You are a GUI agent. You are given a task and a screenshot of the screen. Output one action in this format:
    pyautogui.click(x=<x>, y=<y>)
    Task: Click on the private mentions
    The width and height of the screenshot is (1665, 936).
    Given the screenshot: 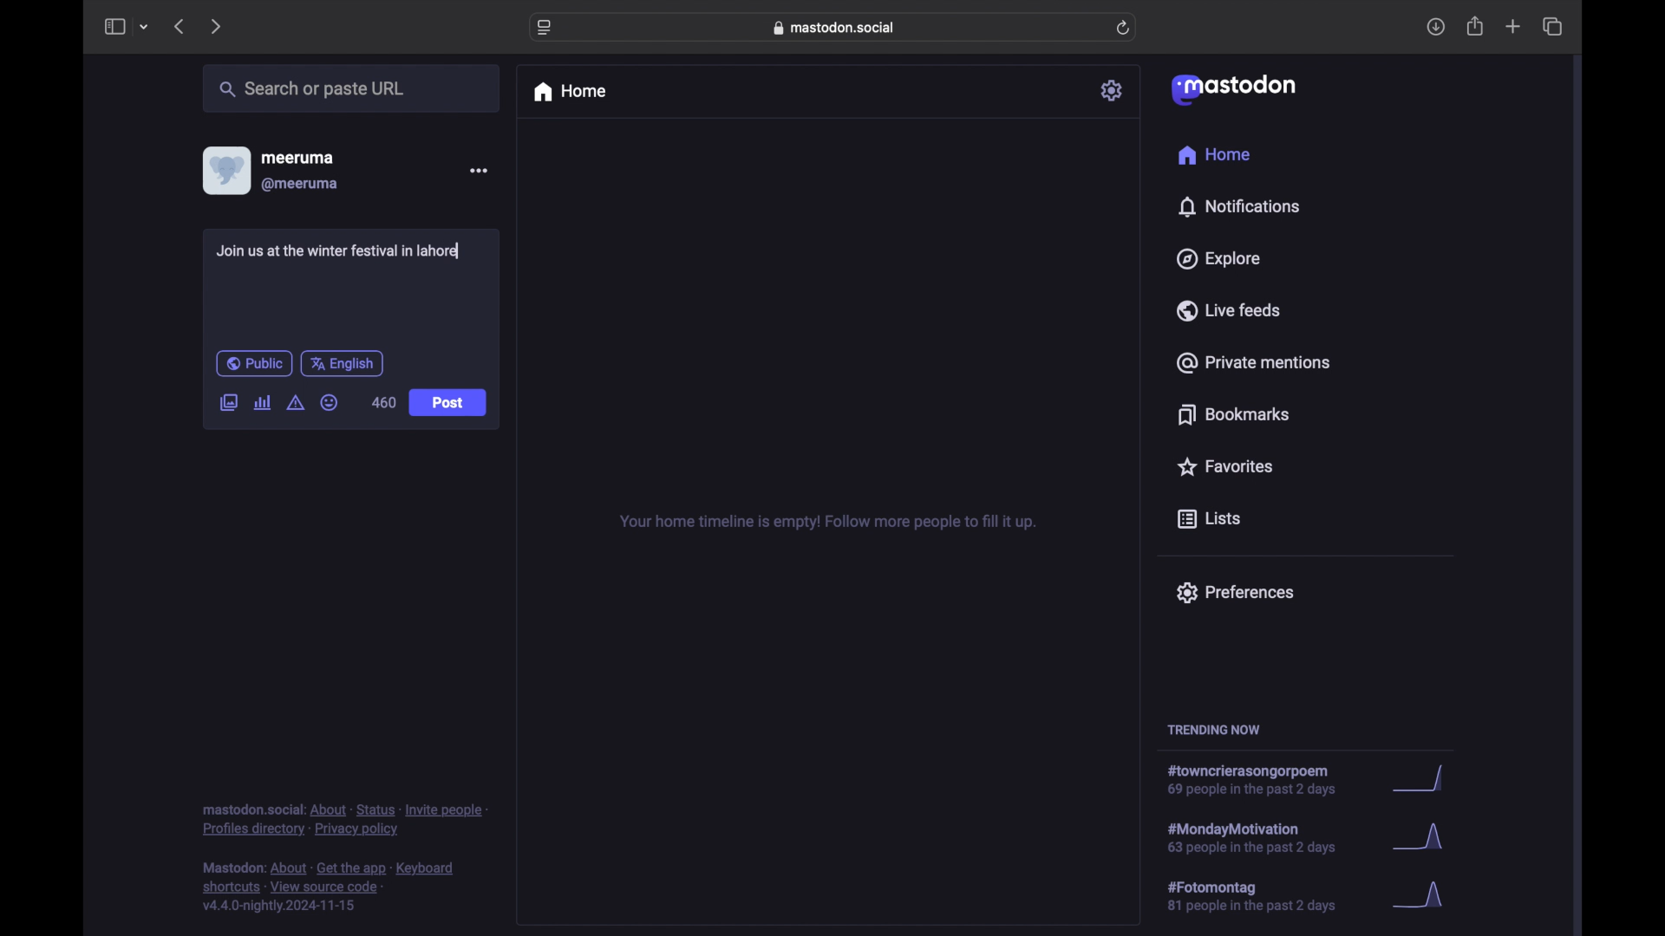 What is the action you would take?
    pyautogui.click(x=1254, y=362)
    